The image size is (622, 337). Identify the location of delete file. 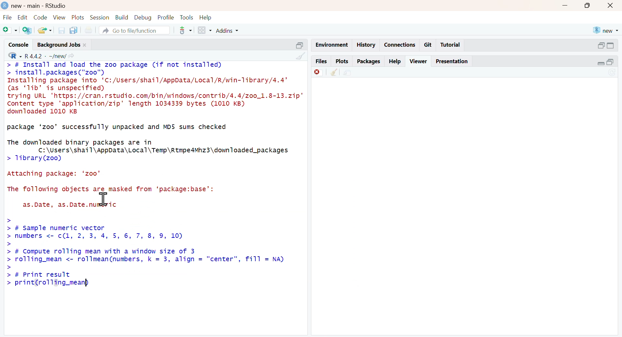
(318, 73).